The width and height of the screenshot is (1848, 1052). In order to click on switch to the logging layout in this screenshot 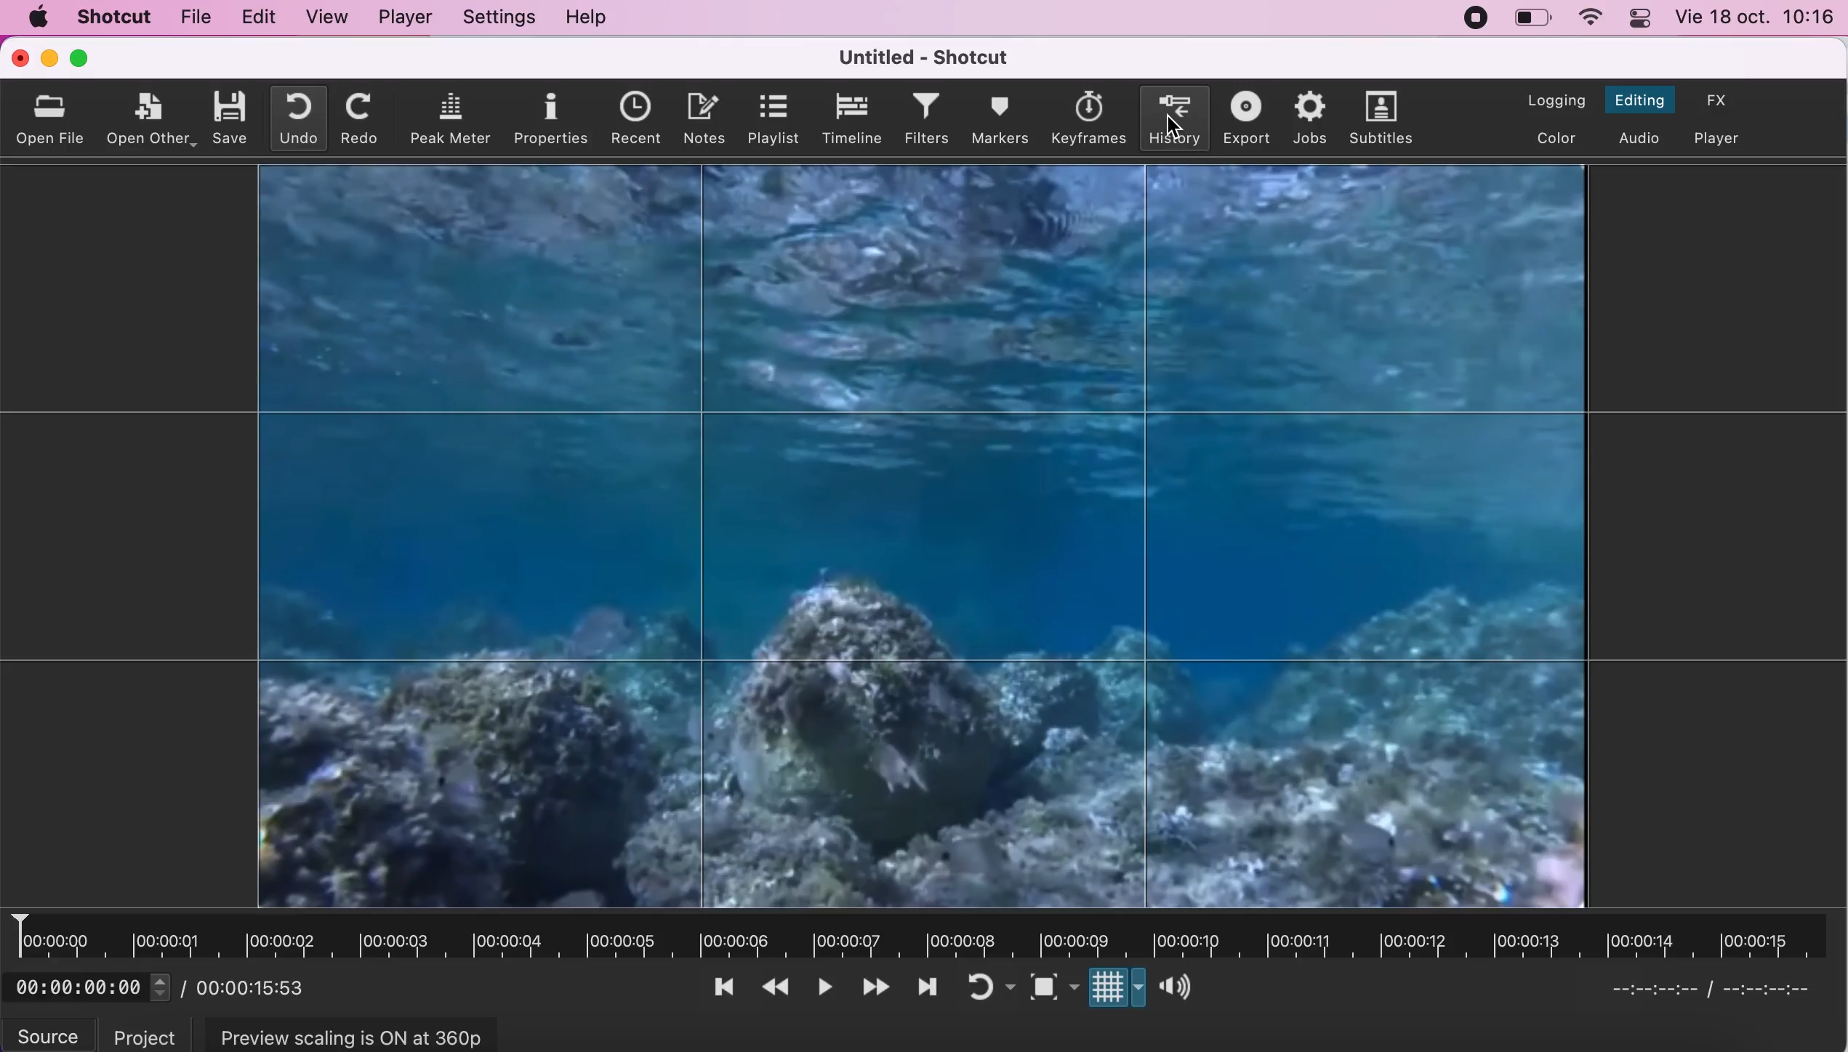, I will do `click(1554, 95)`.